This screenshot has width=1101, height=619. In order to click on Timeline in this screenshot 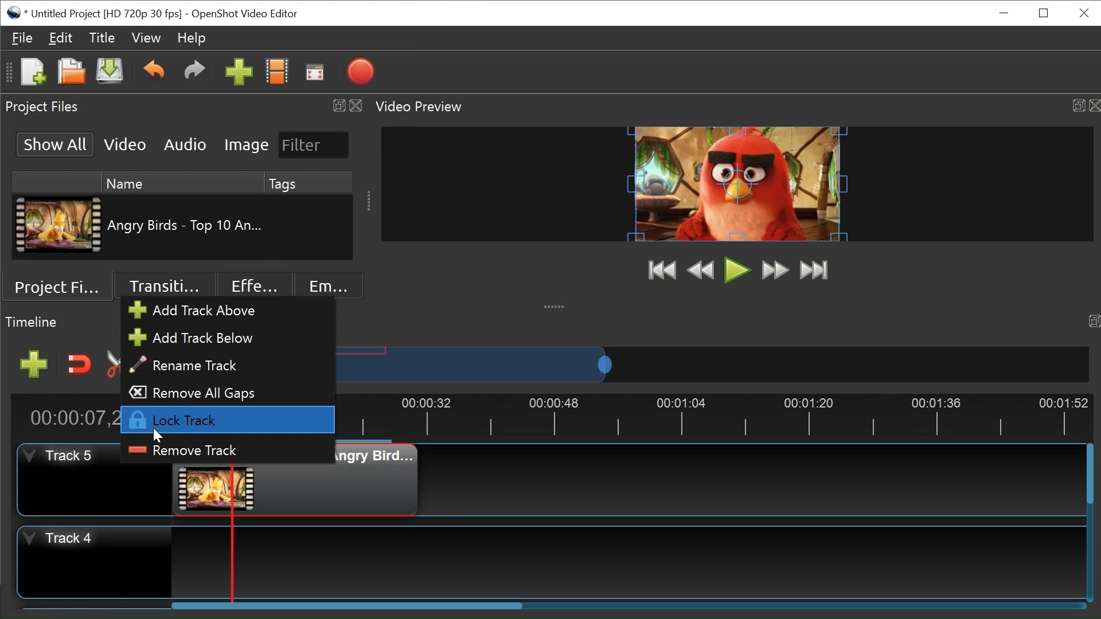, I will do `click(33, 323)`.